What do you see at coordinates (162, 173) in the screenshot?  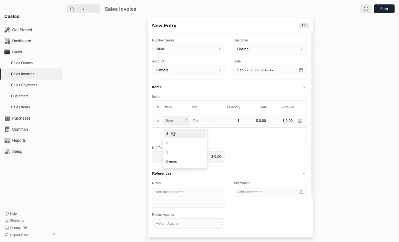 I see `References` at bounding box center [162, 173].